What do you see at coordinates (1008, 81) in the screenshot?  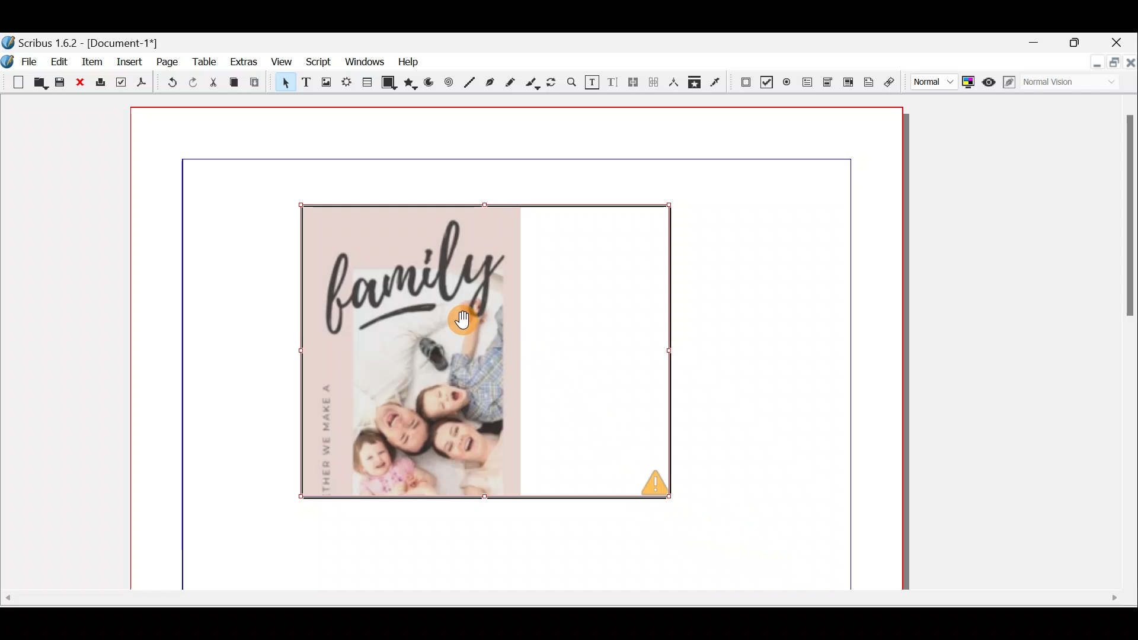 I see `Edit in preview mode` at bounding box center [1008, 81].